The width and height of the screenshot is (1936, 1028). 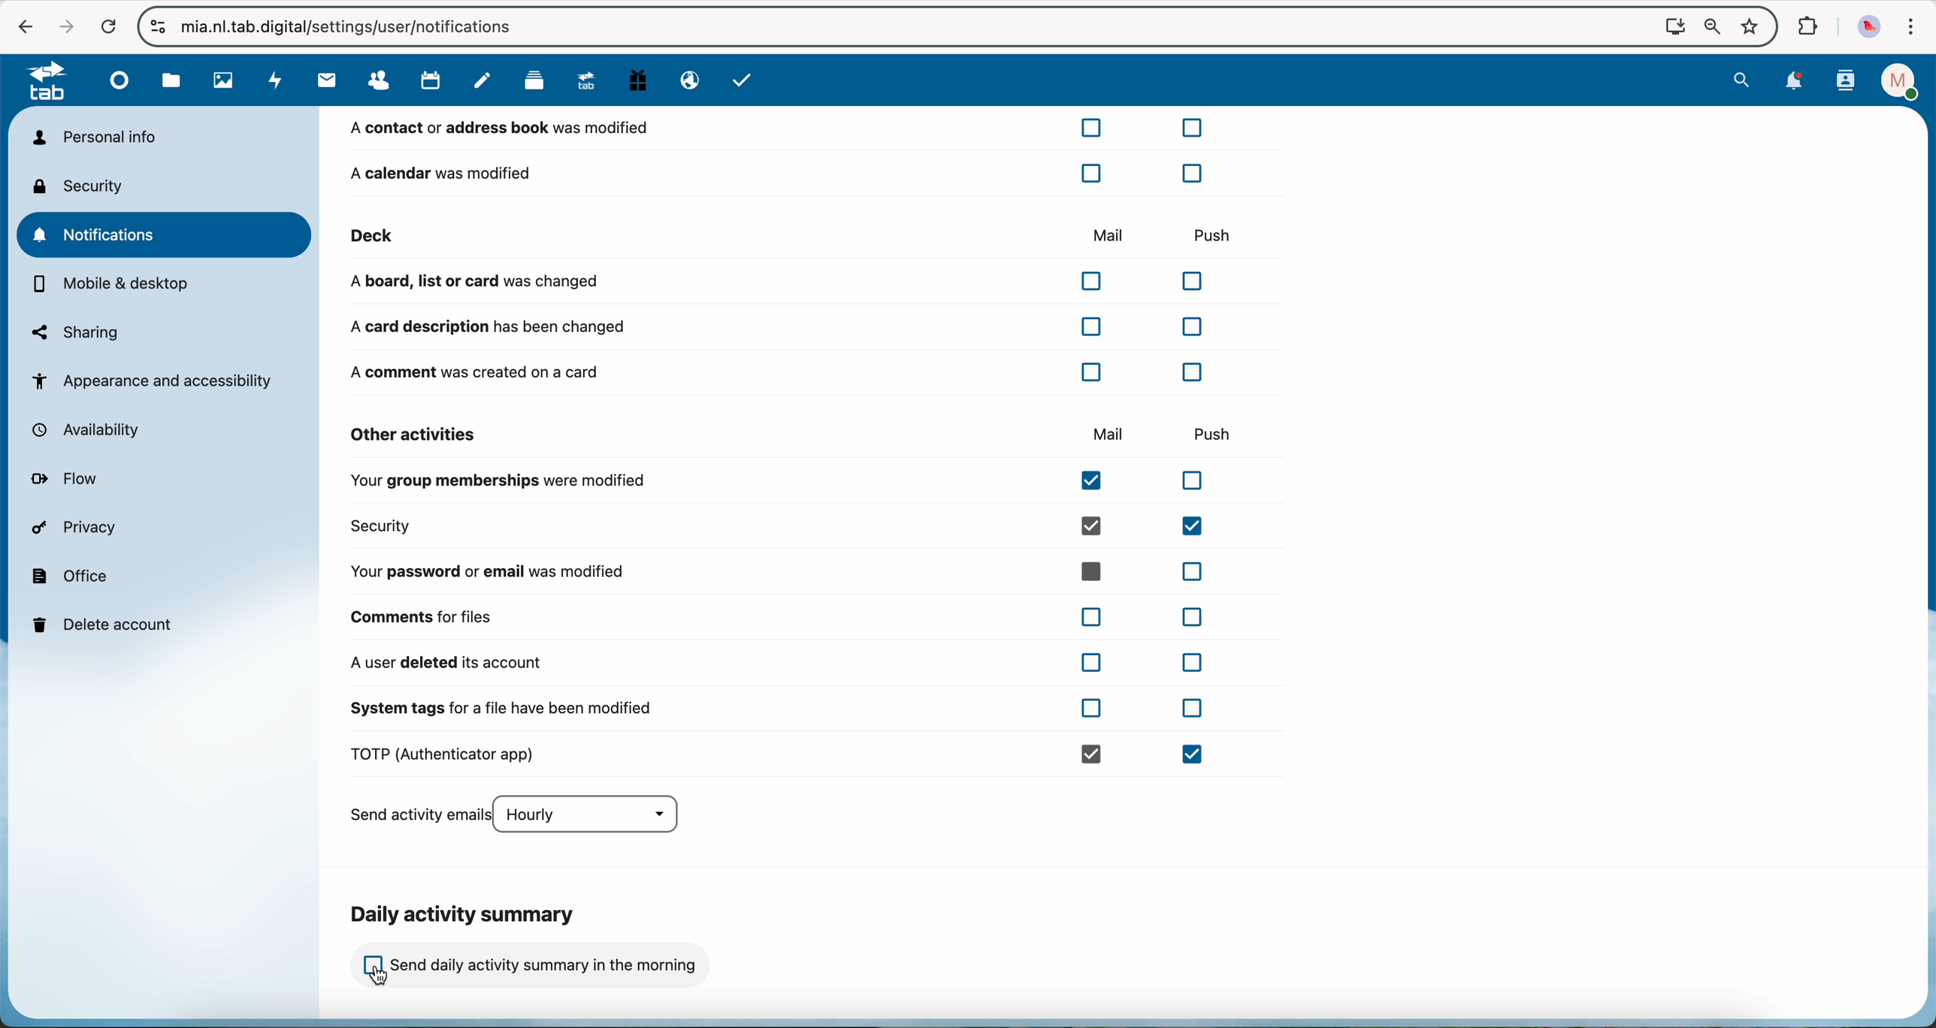 What do you see at coordinates (1109, 435) in the screenshot?
I see `mail` at bounding box center [1109, 435].